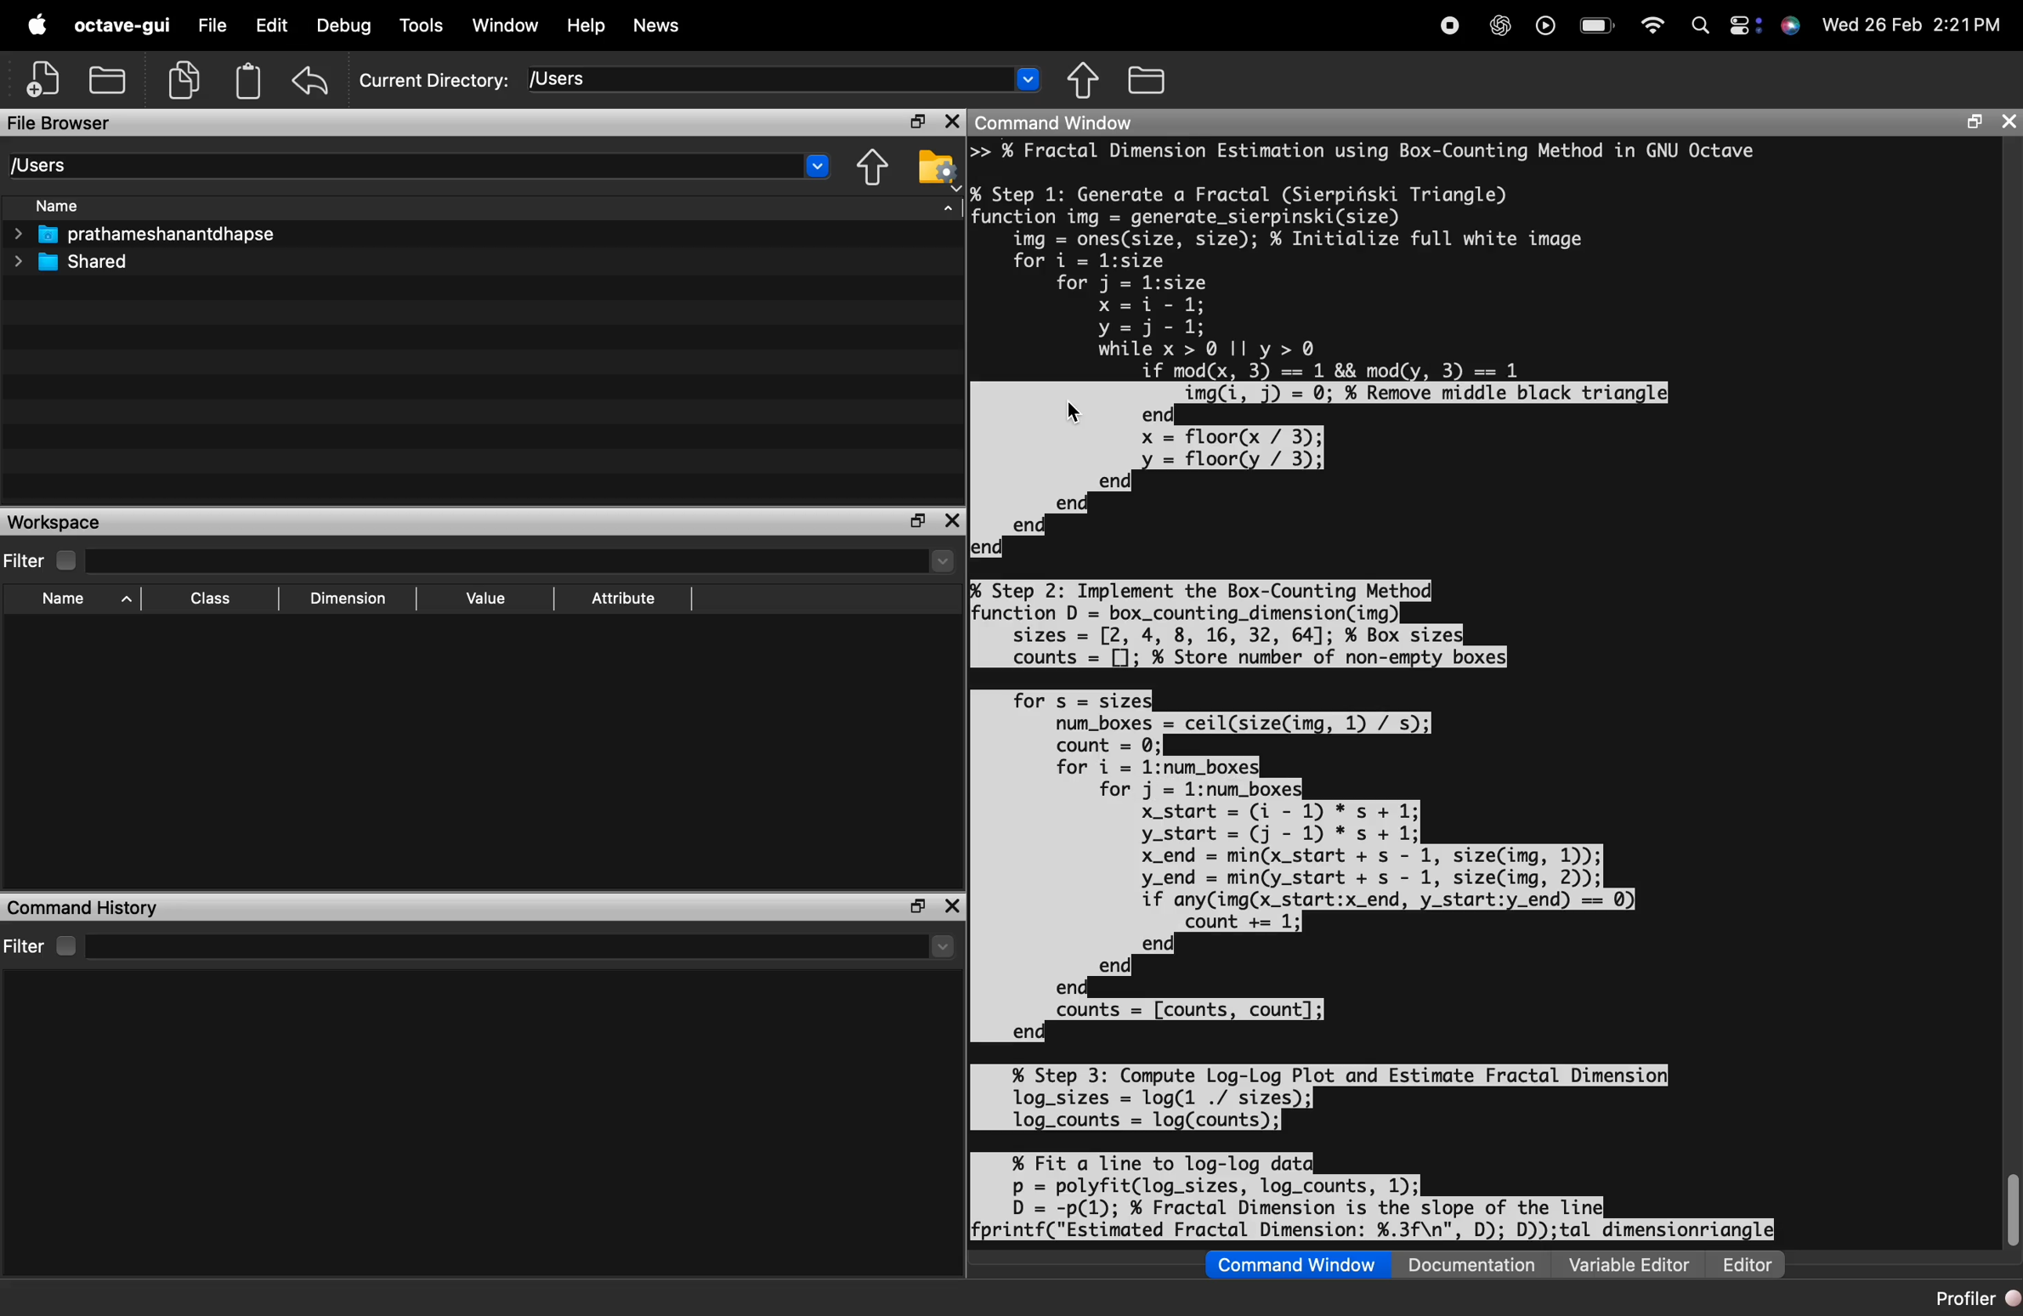  Describe the element at coordinates (43, 948) in the screenshot. I see `Filter` at that location.